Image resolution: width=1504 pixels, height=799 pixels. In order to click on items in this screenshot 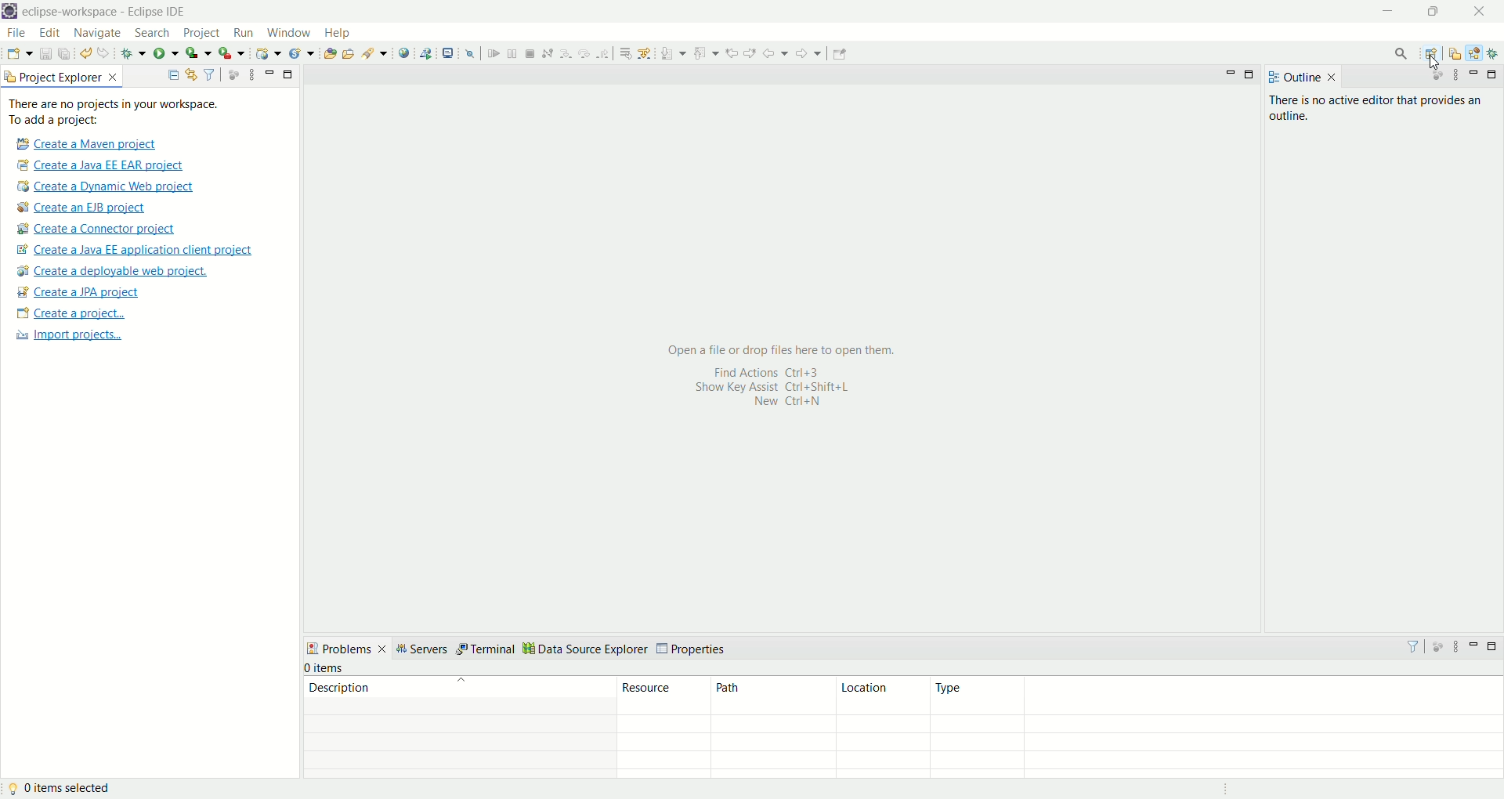, I will do `click(327, 667)`.